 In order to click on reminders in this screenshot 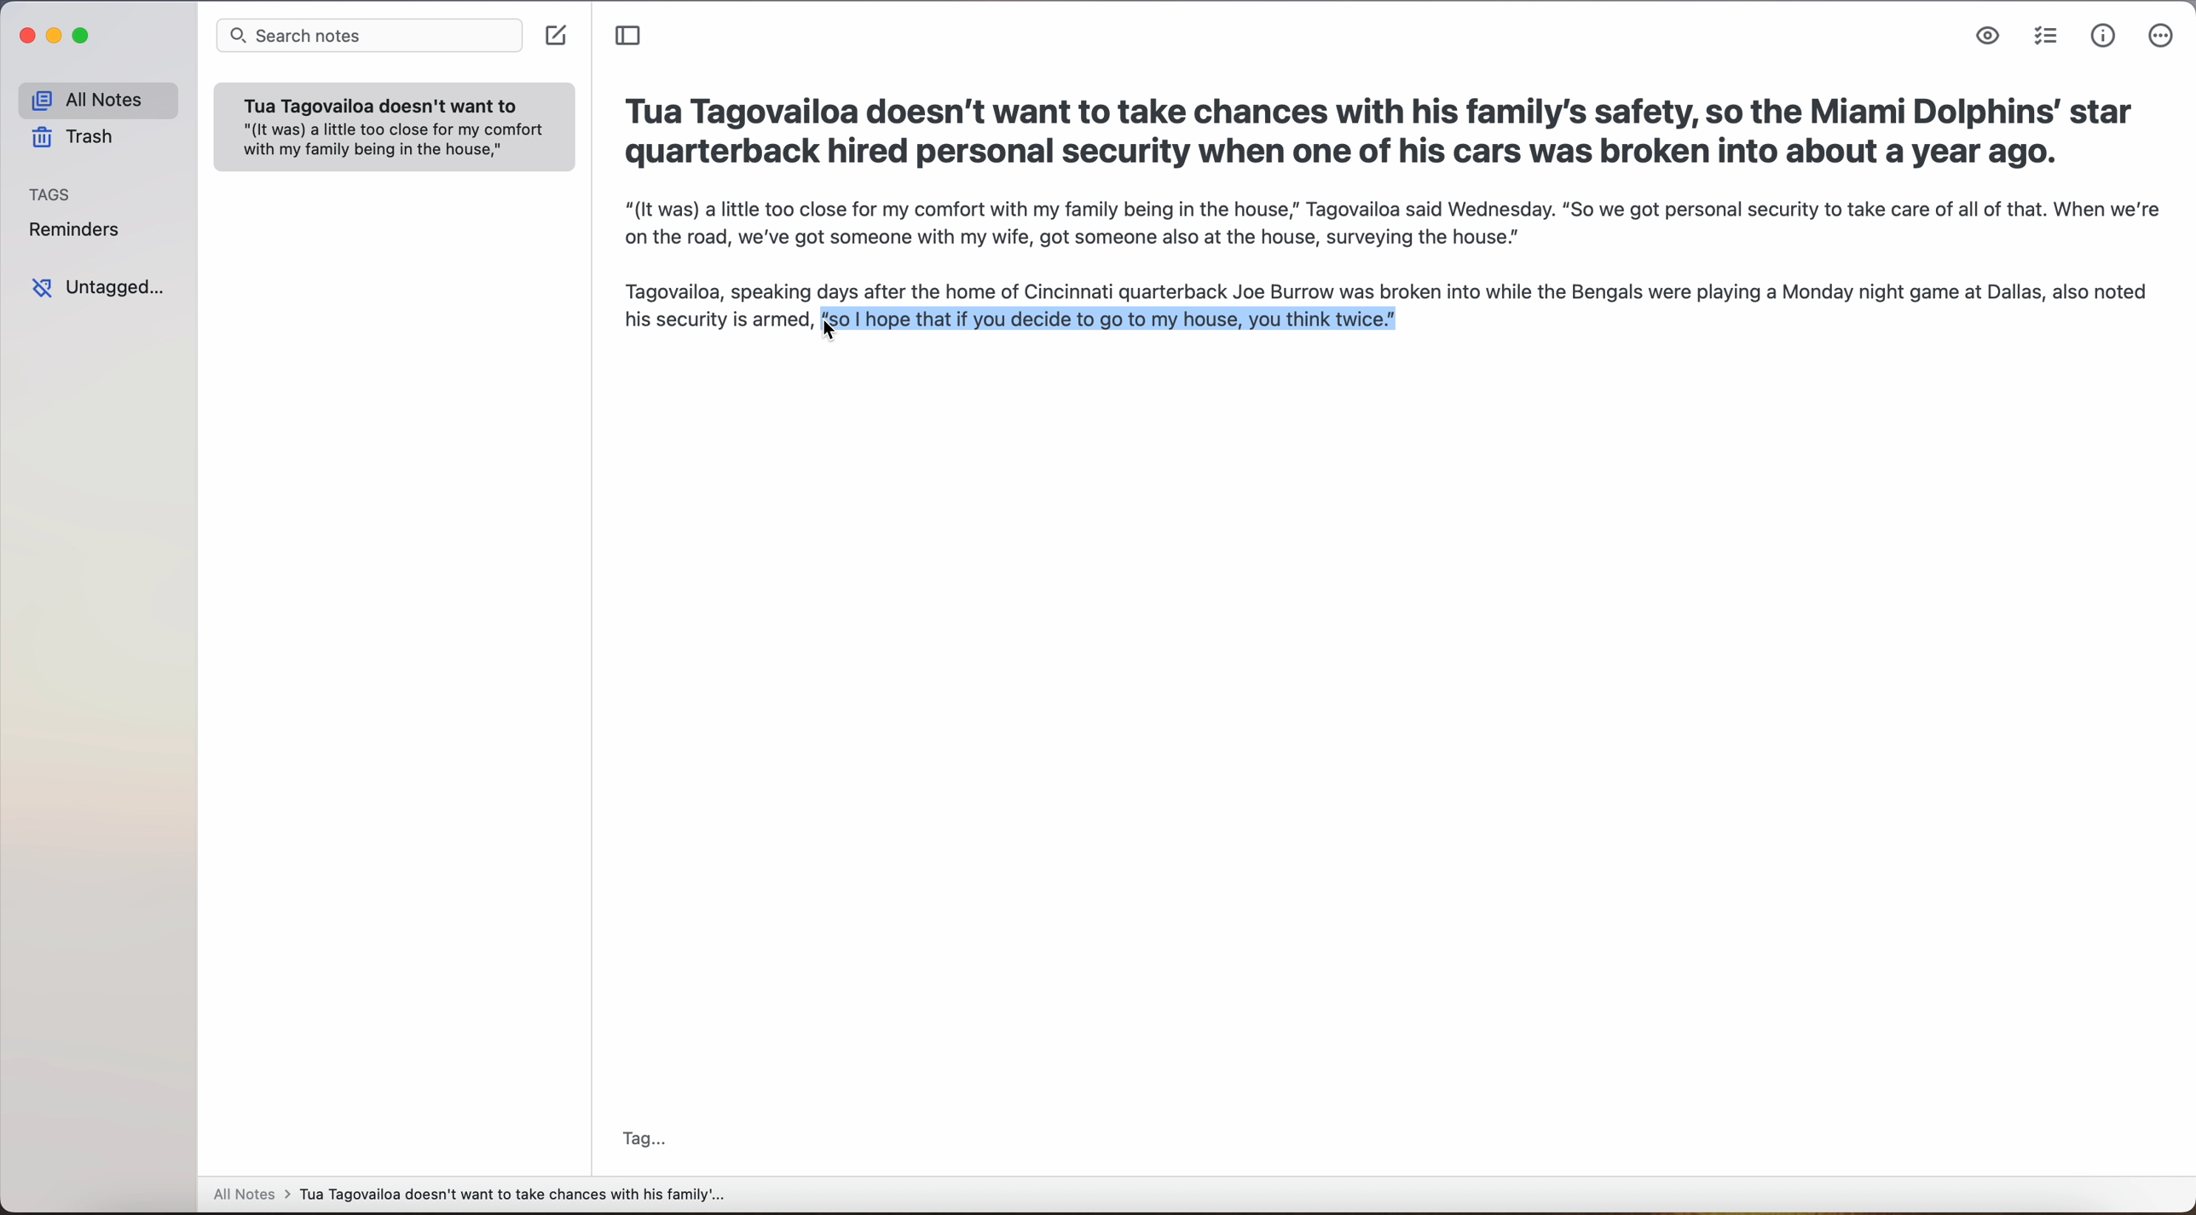, I will do `click(78, 230)`.